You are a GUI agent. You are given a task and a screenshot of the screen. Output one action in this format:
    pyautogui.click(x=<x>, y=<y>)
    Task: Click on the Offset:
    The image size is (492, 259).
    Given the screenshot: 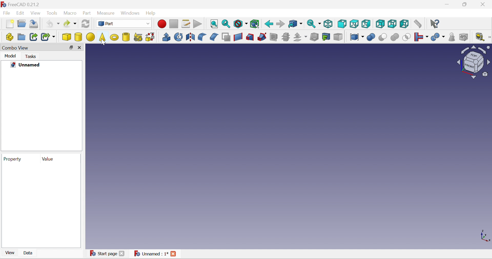 What is the action you would take?
    pyautogui.click(x=300, y=37)
    